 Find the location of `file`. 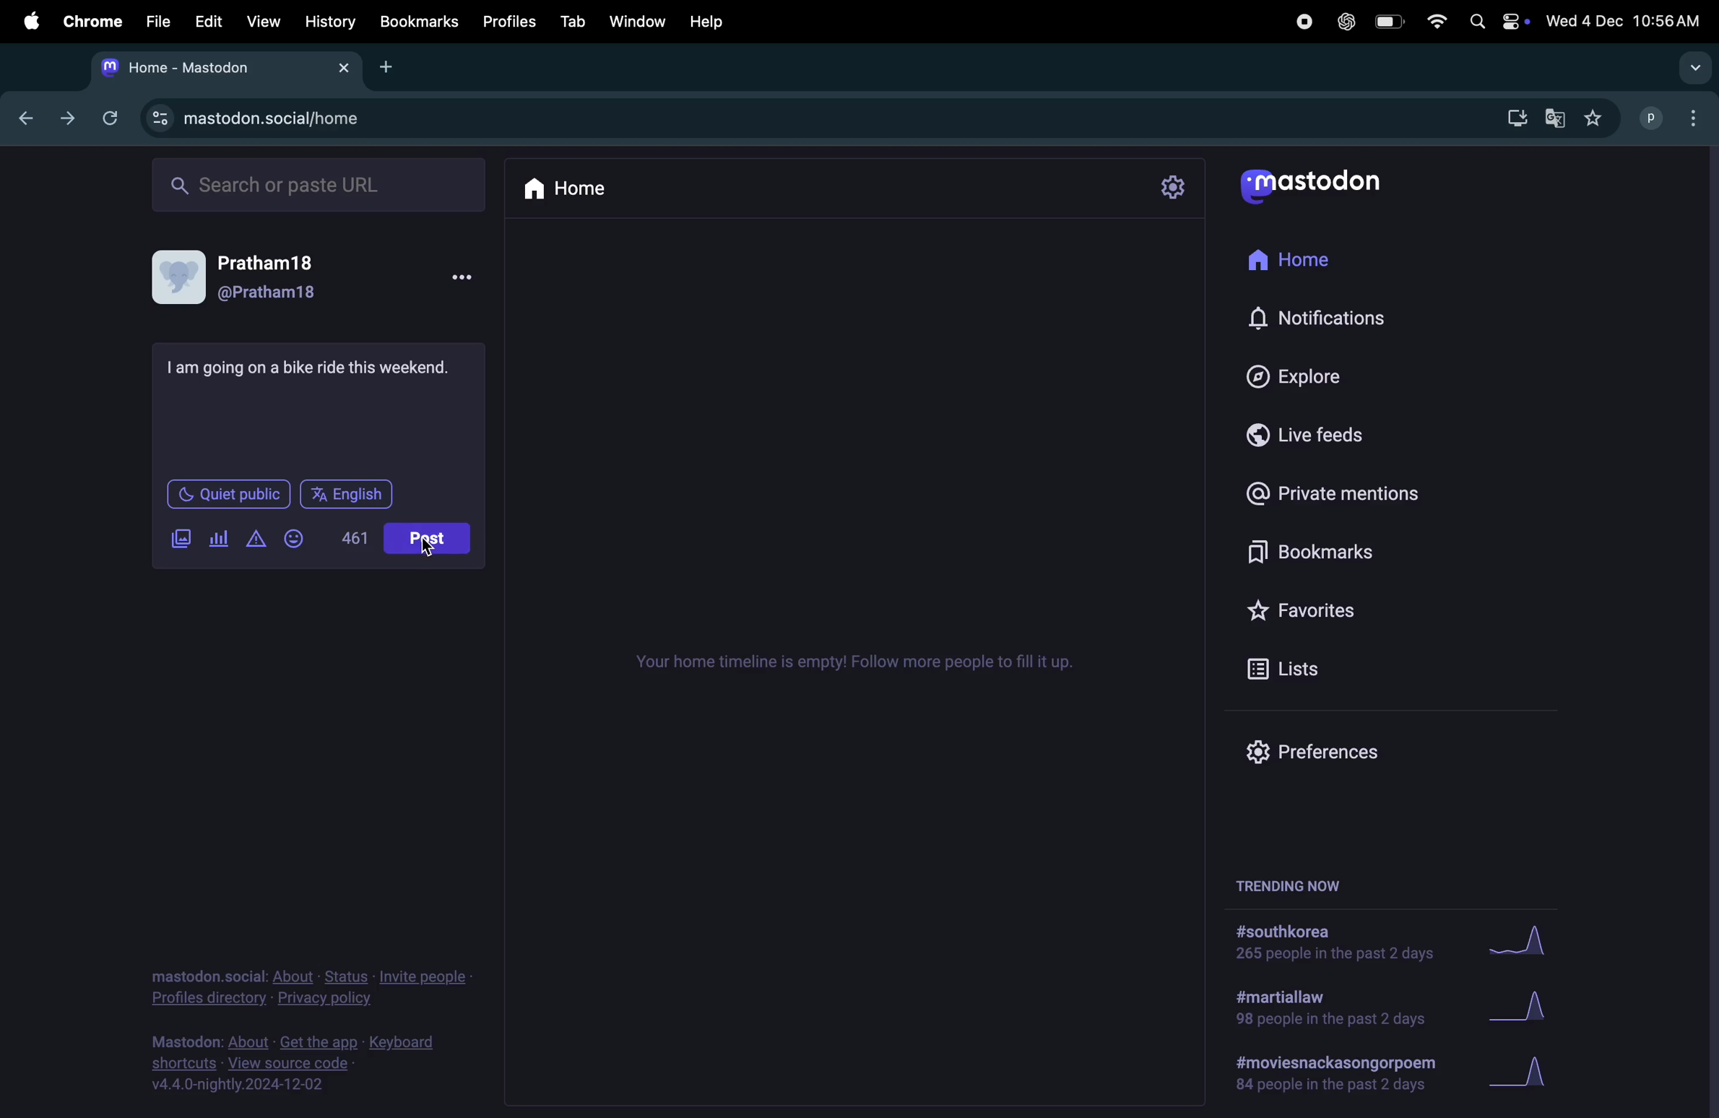

file is located at coordinates (155, 21).